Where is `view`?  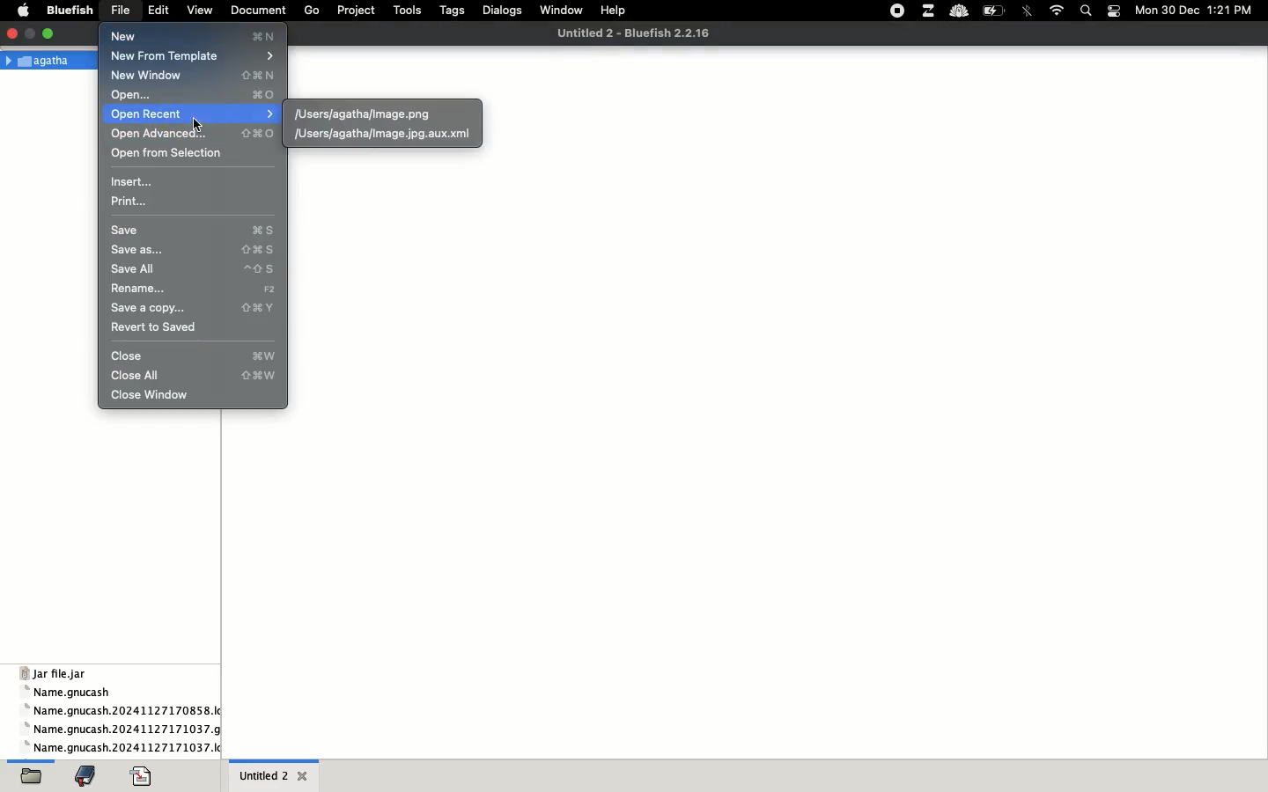
view is located at coordinates (202, 11).